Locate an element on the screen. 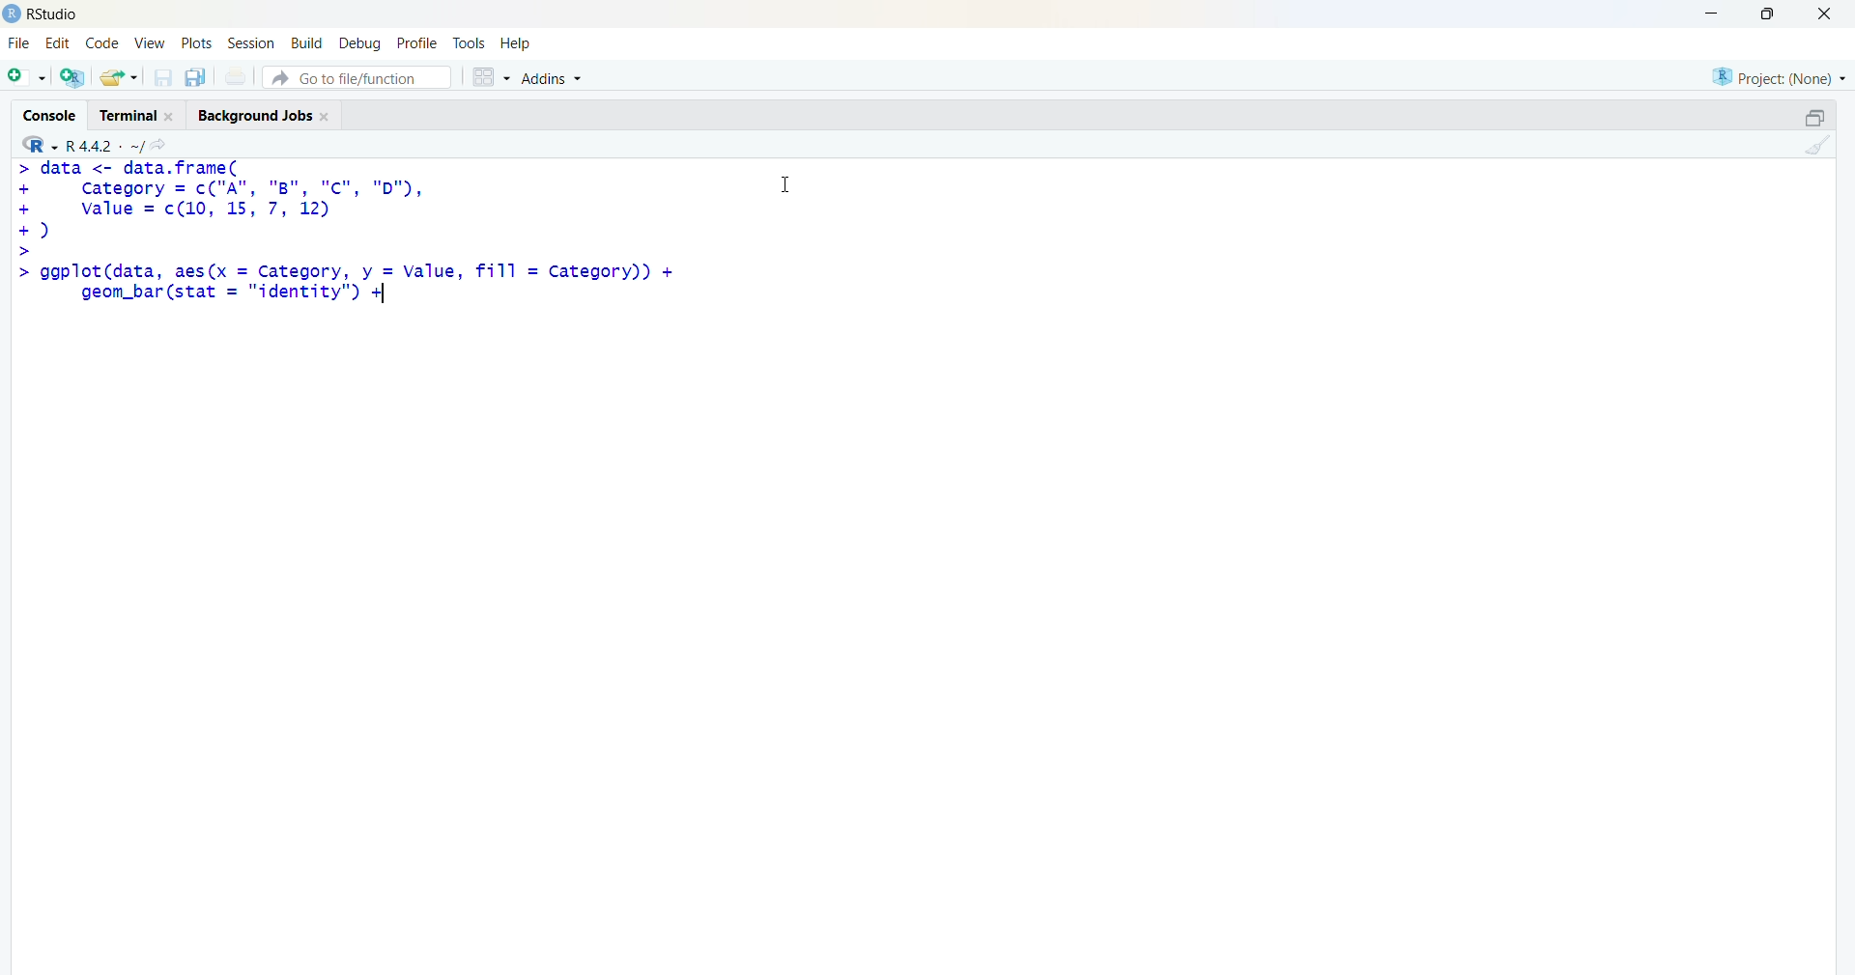  Addins is located at coordinates (556, 79).